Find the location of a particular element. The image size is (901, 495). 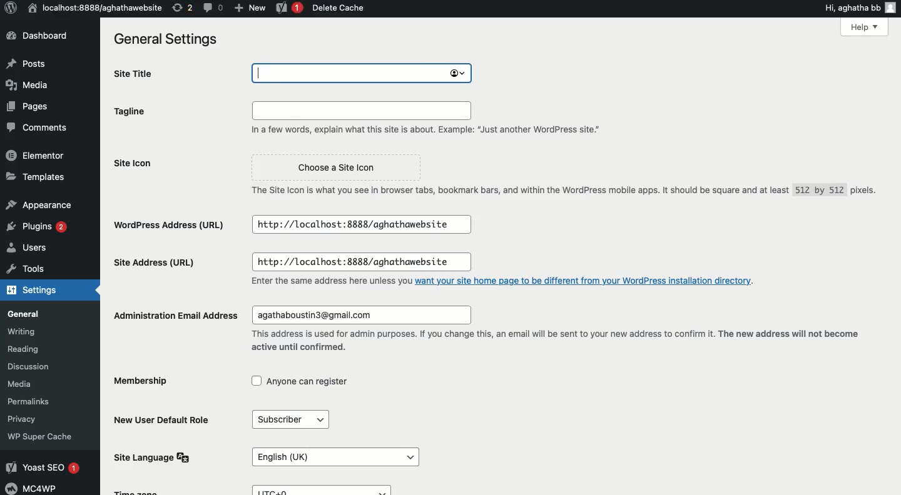

Reading is located at coordinates (24, 349).